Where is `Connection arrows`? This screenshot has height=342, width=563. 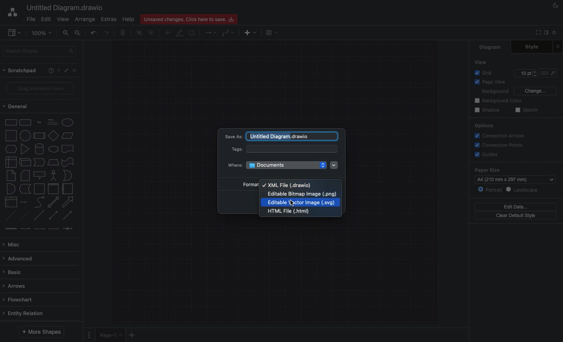
Connection arrows is located at coordinates (501, 136).